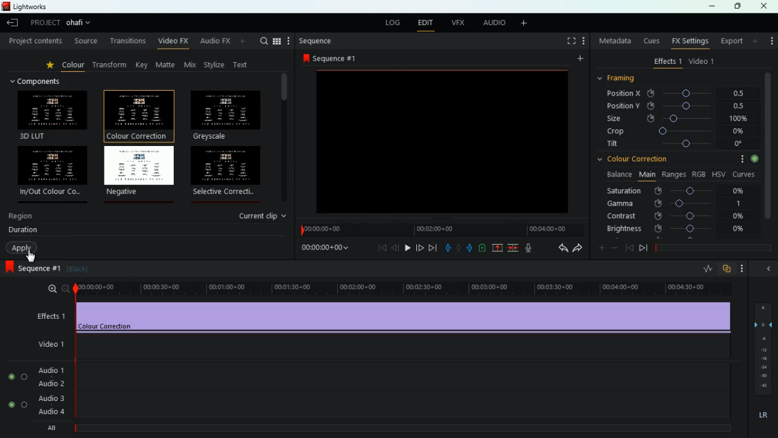  Describe the element at coordinates (53, 170) in the screenshot. I see `in/out colour` at that location.